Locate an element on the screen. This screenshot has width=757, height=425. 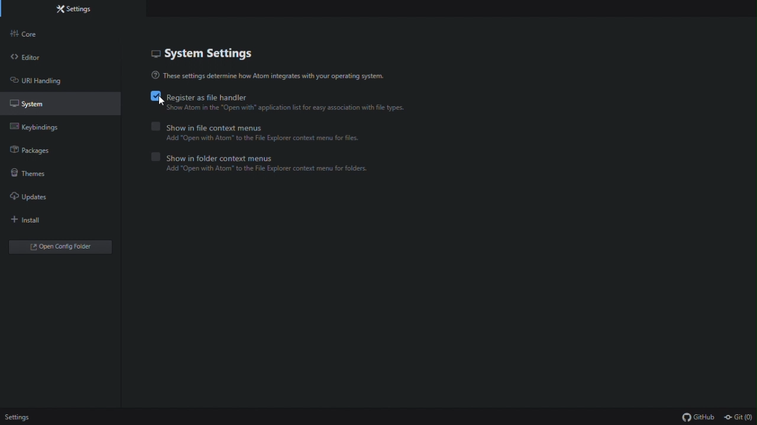
show in file content menus is located at coordinates (261, 126).